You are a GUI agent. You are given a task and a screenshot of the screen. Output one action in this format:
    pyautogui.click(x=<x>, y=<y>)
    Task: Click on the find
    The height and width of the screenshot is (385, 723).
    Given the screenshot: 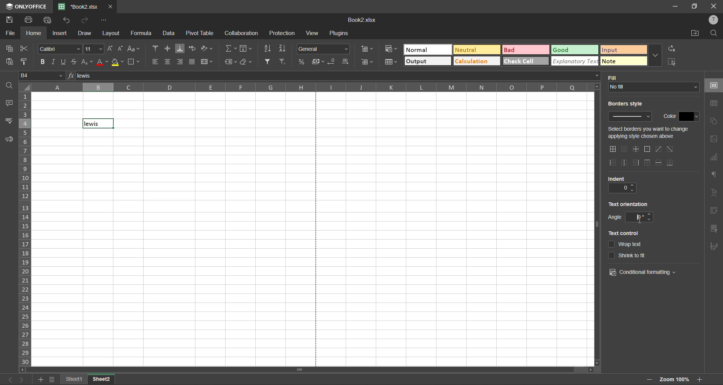 What is the action you would take?
    pyautogui.click(x=714, y=35)
    